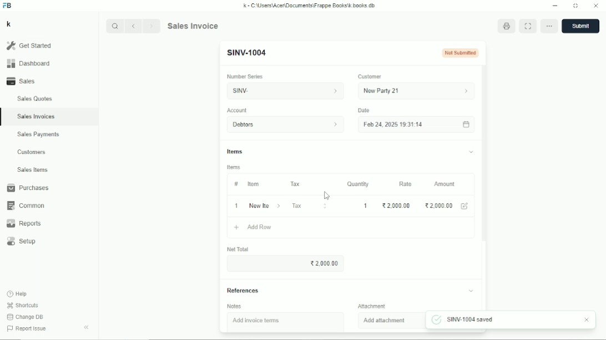 This screenshot has height=340, width=606. Describe the element at coordinates (28, 45) in the screenshot. I see `Get started` at that location.